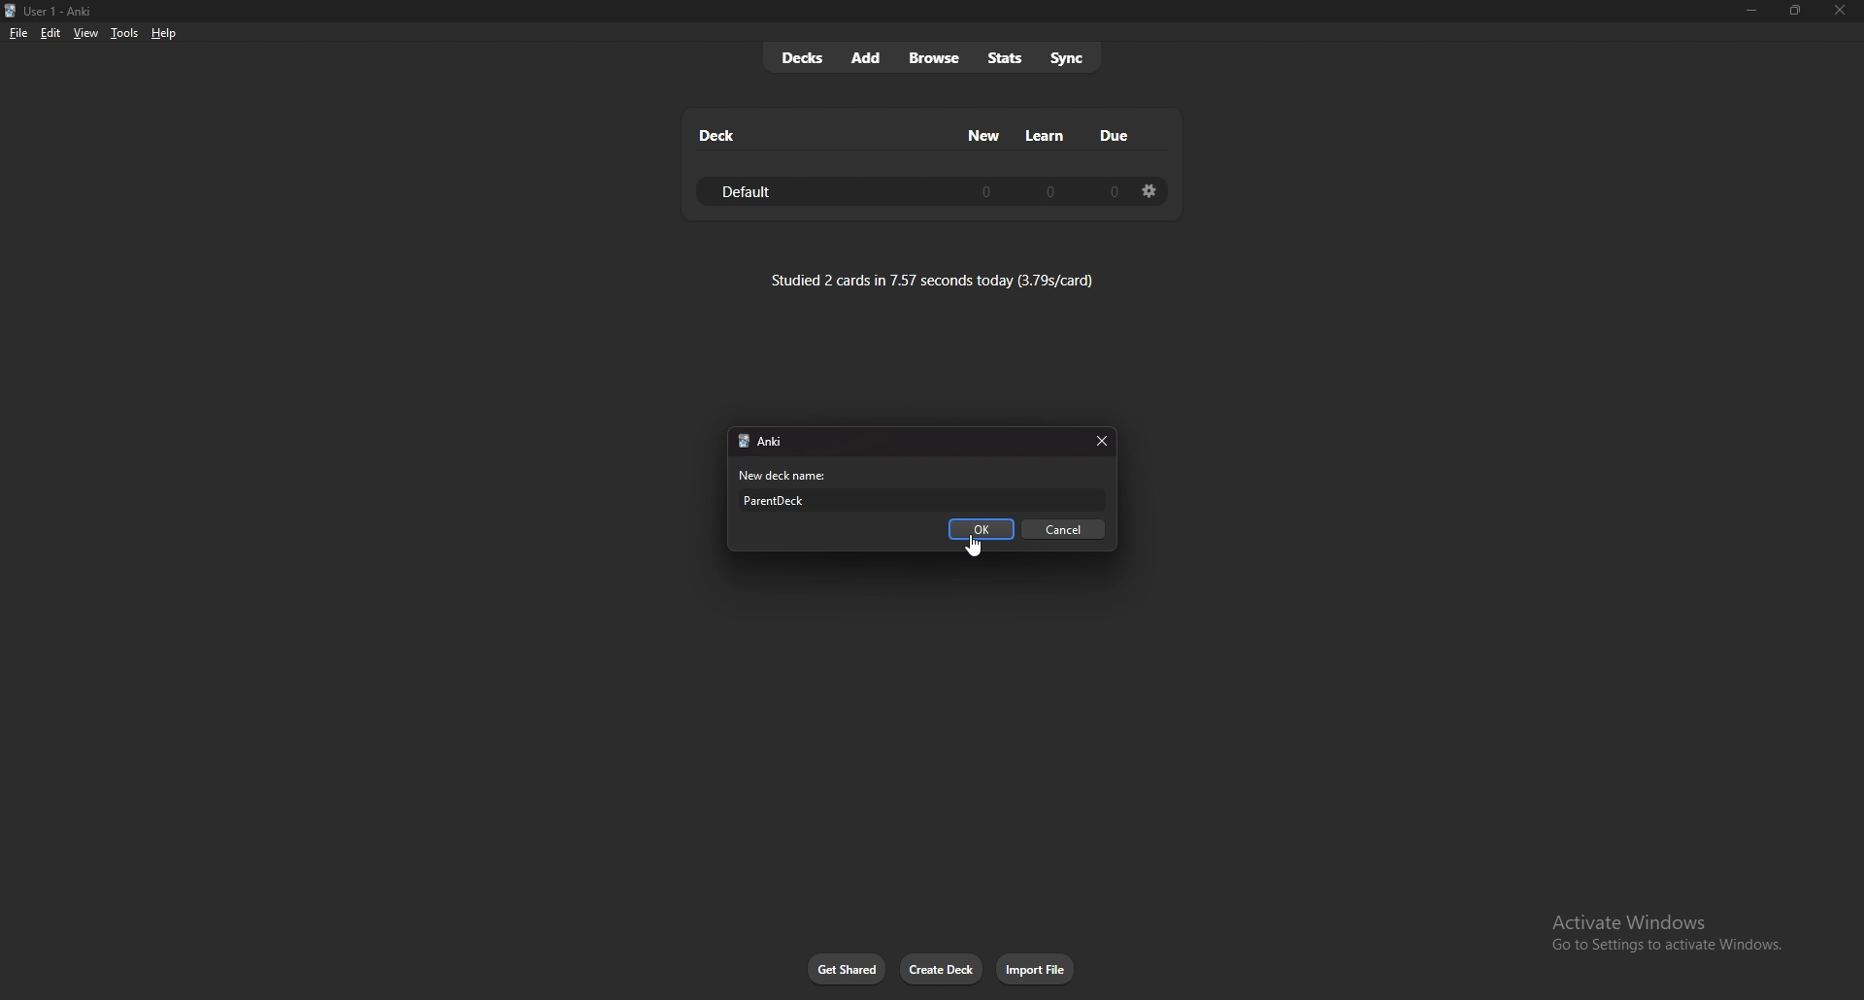  Describe the element at coordinates (1149, 190) in the screenshot. I see `deck settings` at that location.